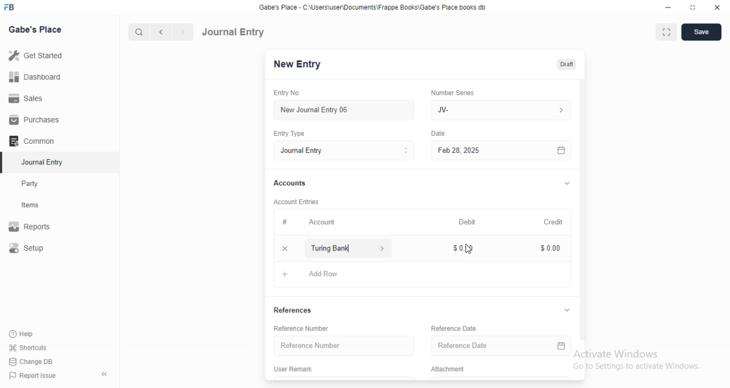  What do you see at coordinates (38, 55) in the screenshot?
I see `Get Started` at bounding box center [38, 55].